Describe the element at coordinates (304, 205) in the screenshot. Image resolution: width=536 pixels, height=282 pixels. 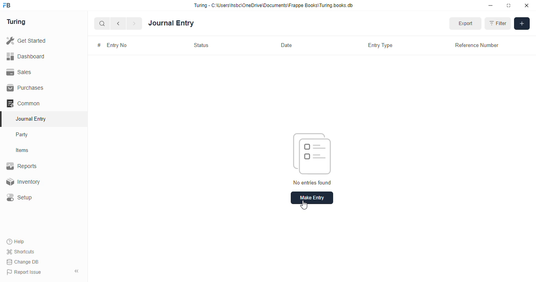
I see `cursor` at that location.